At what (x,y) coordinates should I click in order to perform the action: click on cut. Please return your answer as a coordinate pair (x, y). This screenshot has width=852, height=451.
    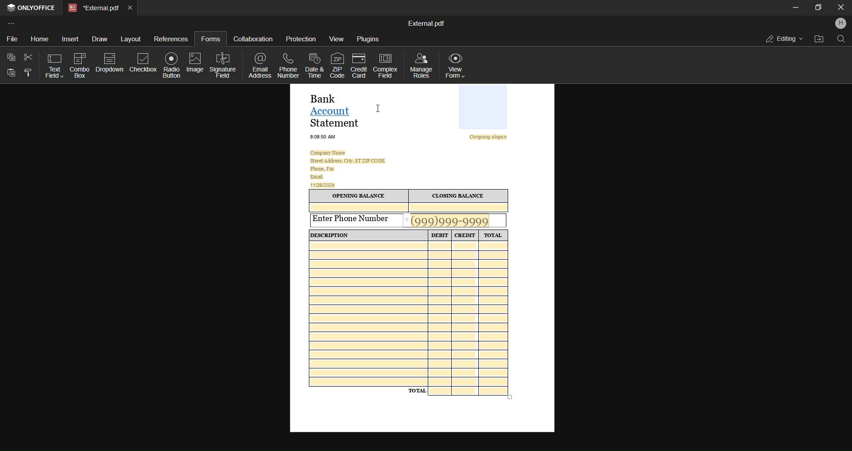
    Looking at the image, I should click on (28, 55).